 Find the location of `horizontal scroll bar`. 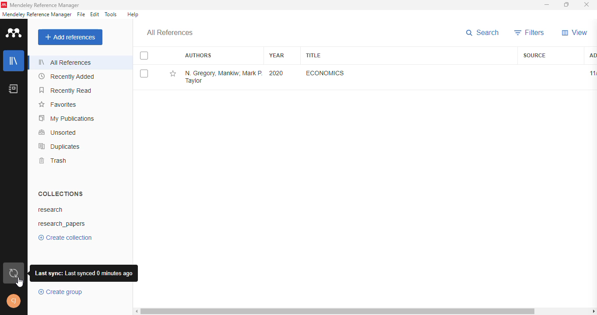

horizontal scroll bar is located at coordinates (338, 311).